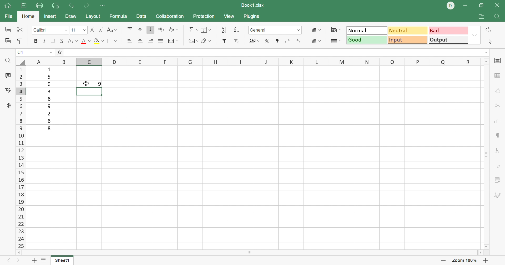  I want to click on Select all, so click(488, 40).